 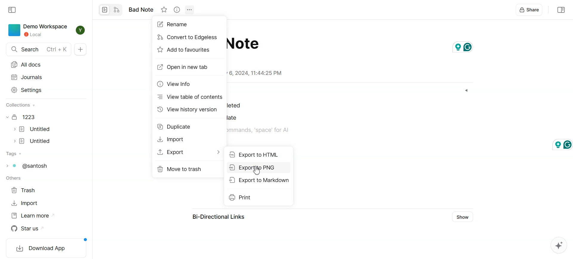 I want to click on Cursor, so click(x=257, y=170).